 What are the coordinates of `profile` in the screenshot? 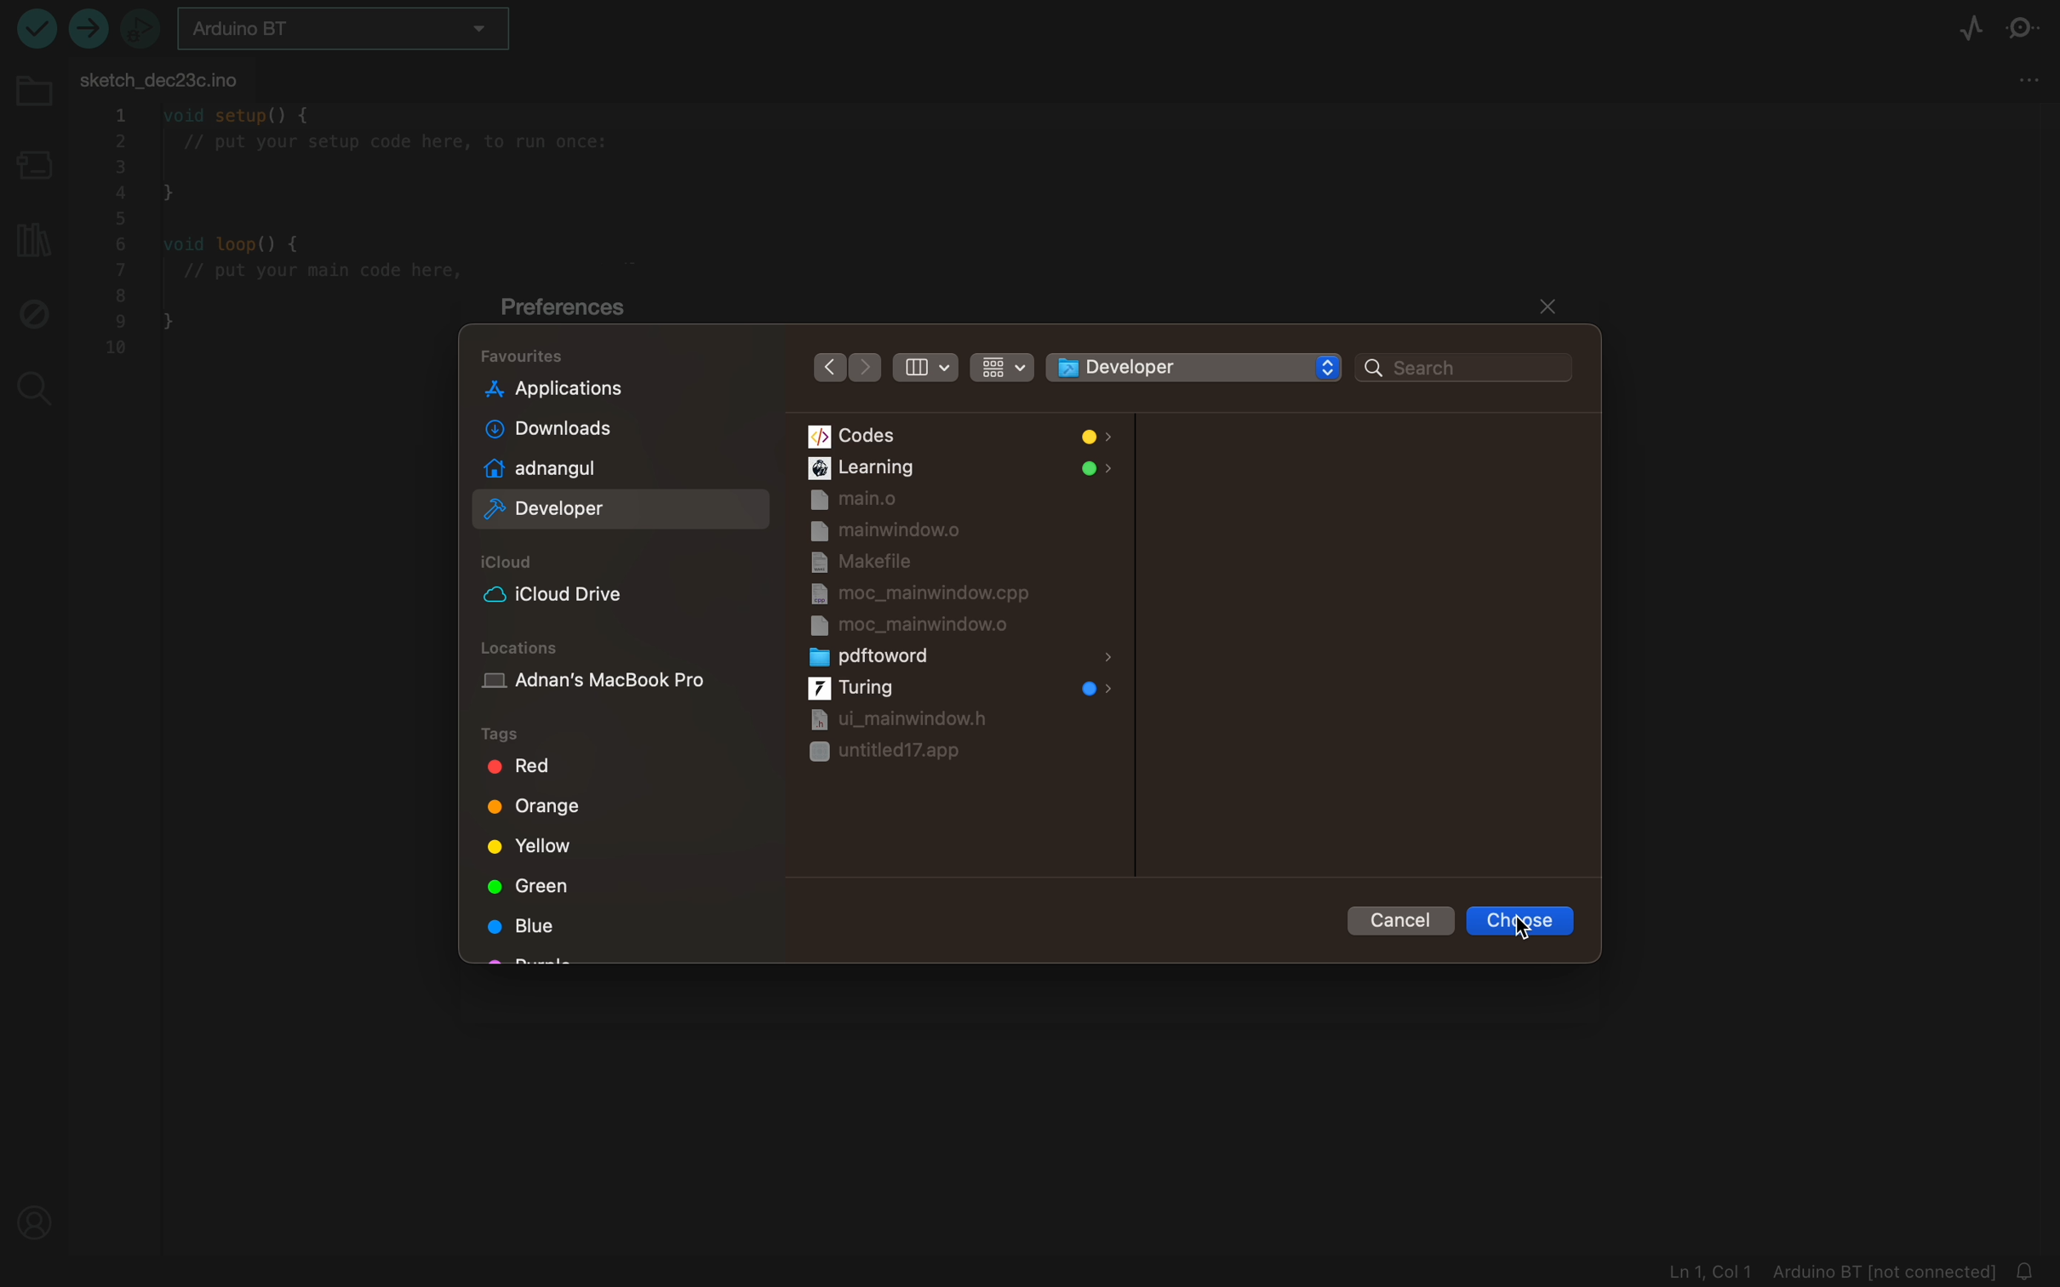 It's located at (39, 1222).